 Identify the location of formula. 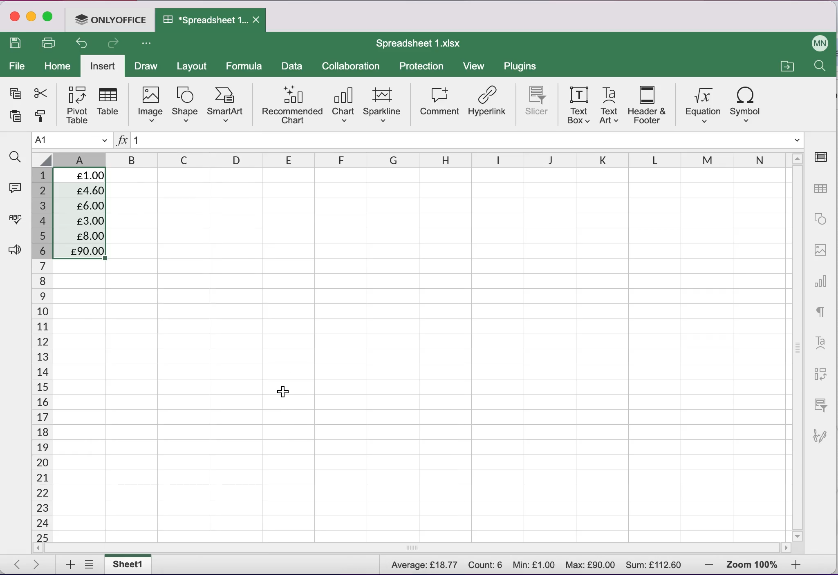
(246, 65).